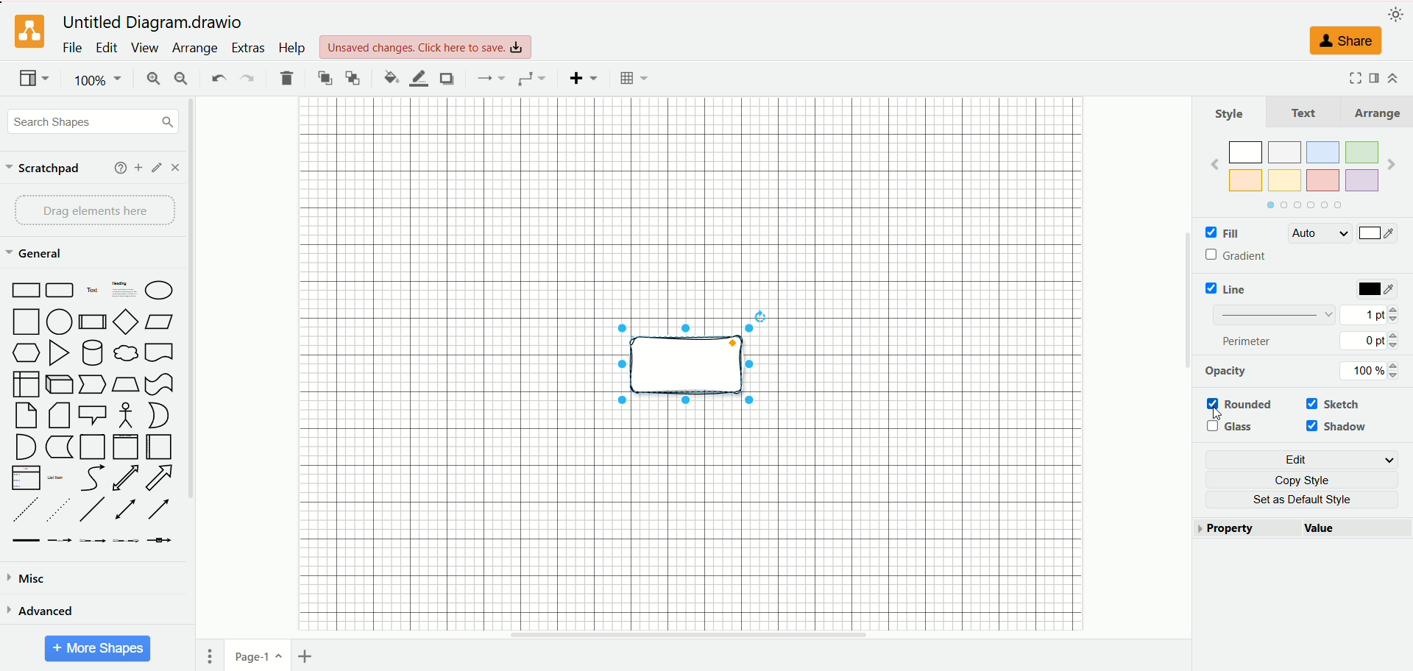  What do you see at coordinates (1370, 313) in the screenshot?
I see `1 pt` at bounding box center [1370, 313].